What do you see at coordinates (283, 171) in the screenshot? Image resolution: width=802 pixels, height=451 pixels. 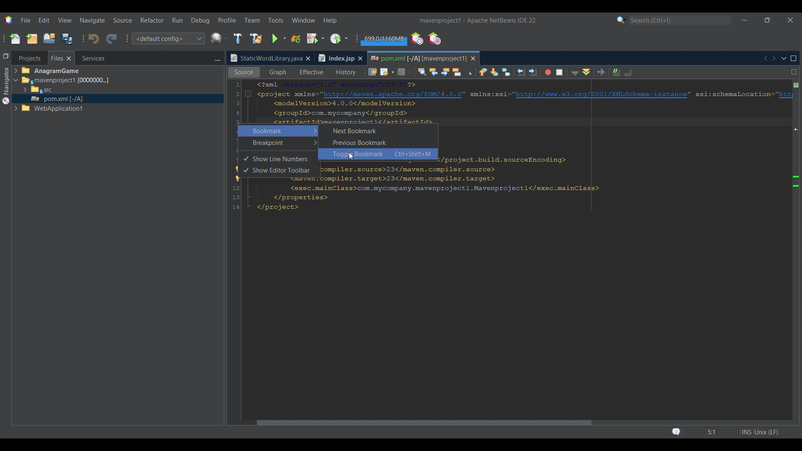 I see `Show editor toolbar` at bounding box center [283, 171].